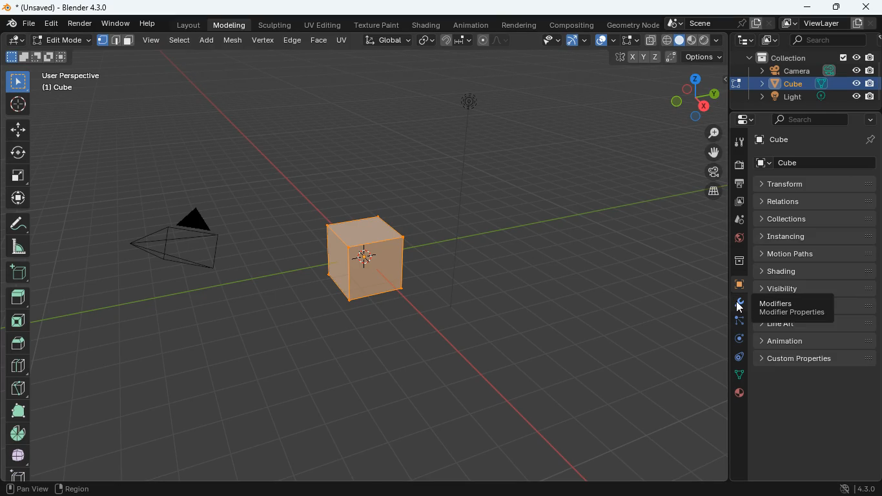 This screenshot has height=496, width=882. Describe the element at coordinates (767, 39) in the screenshot. I see `image` at that location.